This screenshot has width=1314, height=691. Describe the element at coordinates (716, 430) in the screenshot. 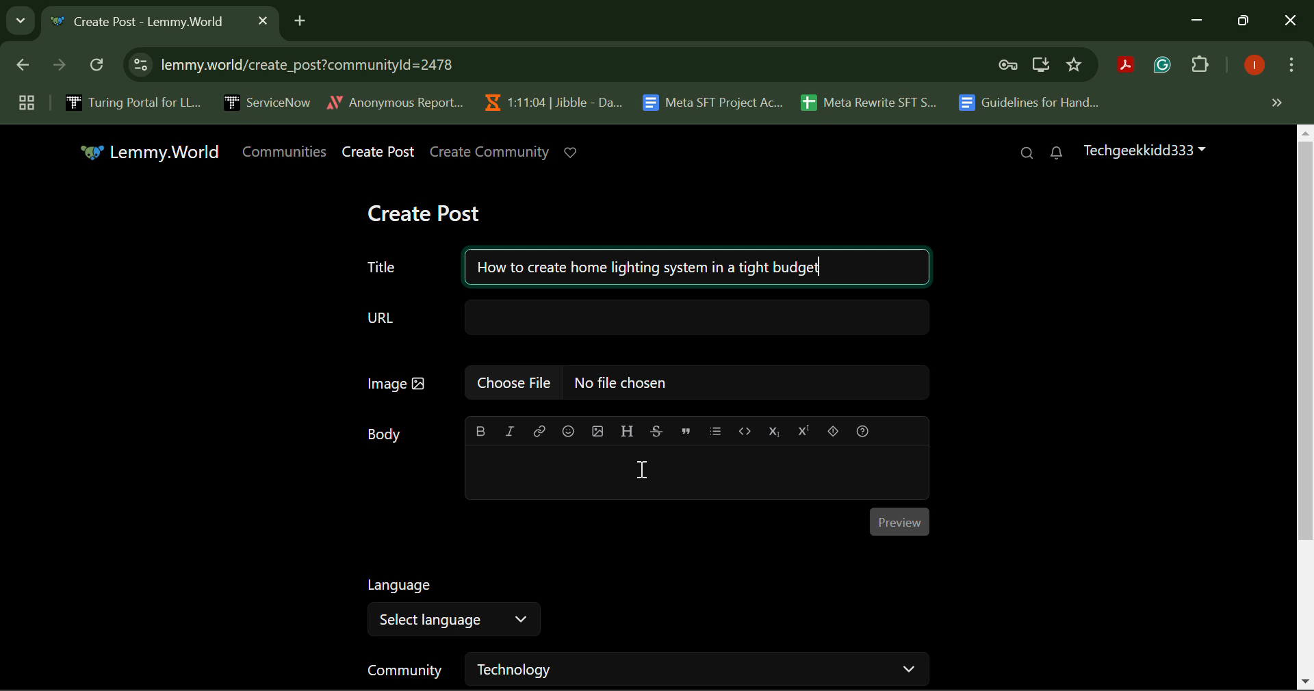

I see `list` at that location.